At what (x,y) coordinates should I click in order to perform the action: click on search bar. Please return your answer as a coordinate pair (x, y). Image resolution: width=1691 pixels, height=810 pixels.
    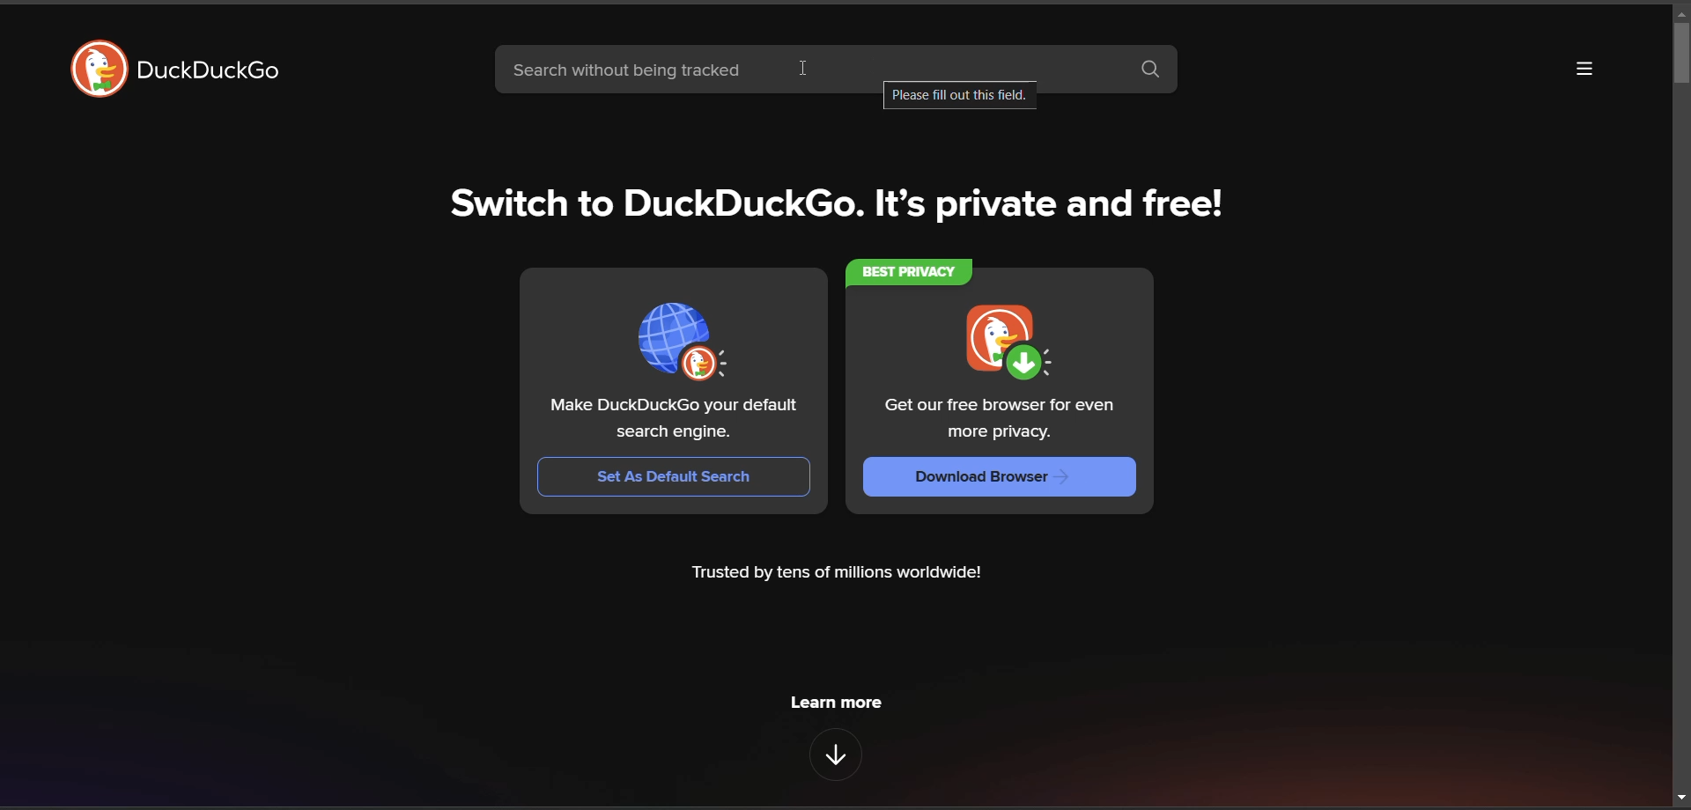
    Looking at the image, I should click on (794, 72).